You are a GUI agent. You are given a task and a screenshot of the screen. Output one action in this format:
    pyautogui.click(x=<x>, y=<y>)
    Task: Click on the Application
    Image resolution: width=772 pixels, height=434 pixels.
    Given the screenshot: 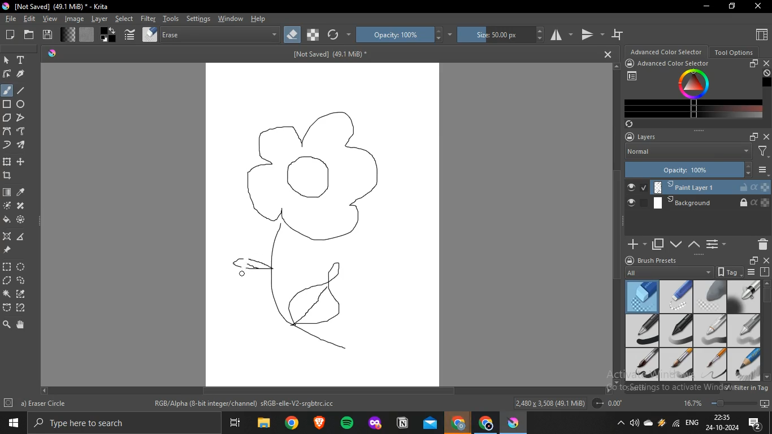 What is the action you would take?
    pyautogui.click(x=292, y=423)
    